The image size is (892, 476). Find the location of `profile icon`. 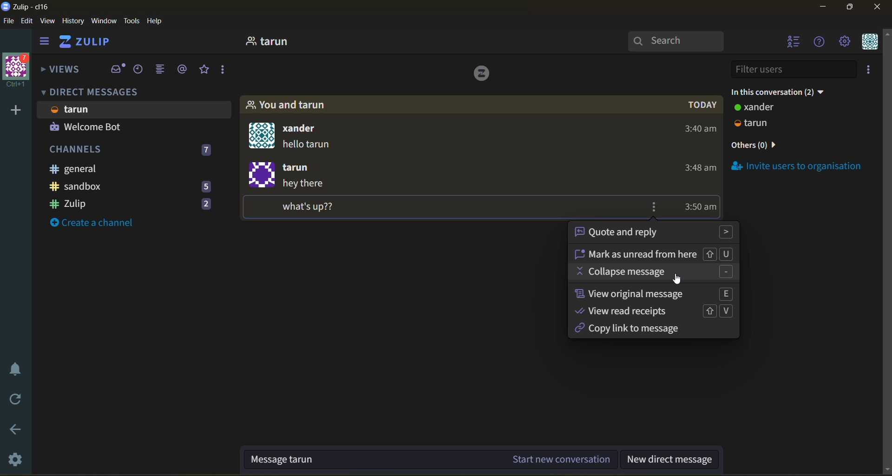

profile icon is located at coordinates (262, 174).